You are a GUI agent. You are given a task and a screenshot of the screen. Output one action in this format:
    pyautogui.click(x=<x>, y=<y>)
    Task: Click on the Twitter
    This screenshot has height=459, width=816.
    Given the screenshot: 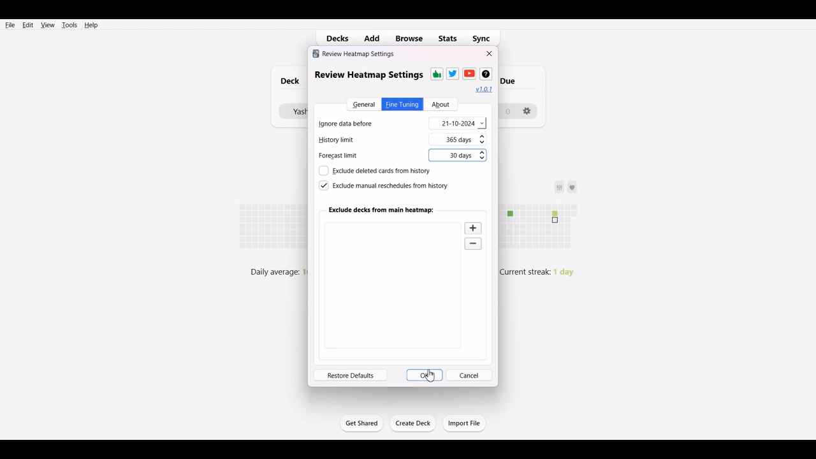 What is the action you would take?
    pyautogui.click(x=453, y=73)
    